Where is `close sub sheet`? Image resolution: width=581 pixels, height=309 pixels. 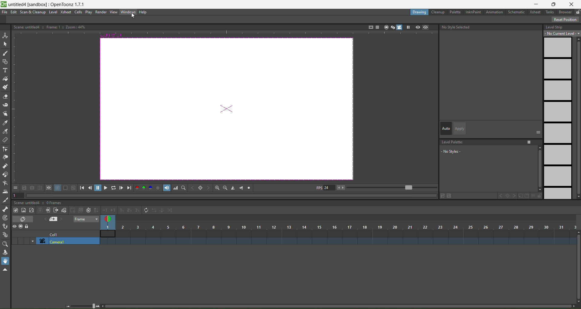 close sub sheet is located at coordinates (56, 211).